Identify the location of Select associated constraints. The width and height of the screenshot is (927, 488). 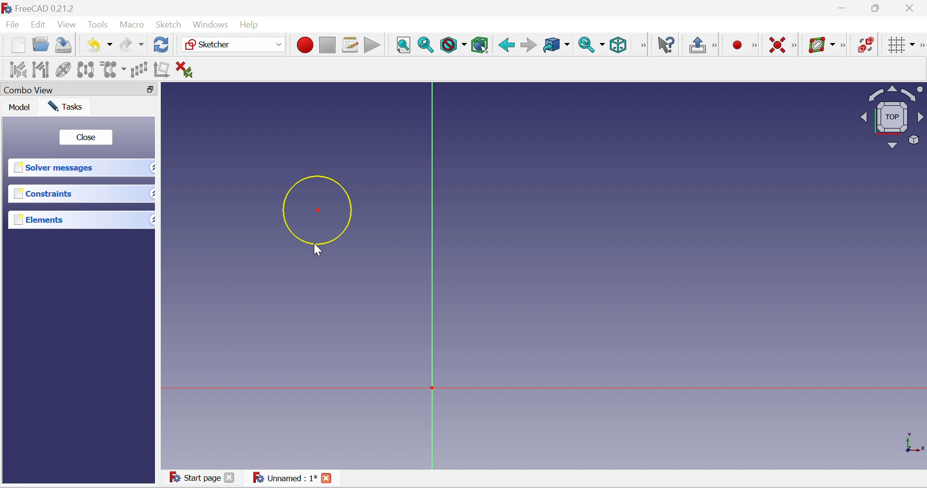
(18, 69).